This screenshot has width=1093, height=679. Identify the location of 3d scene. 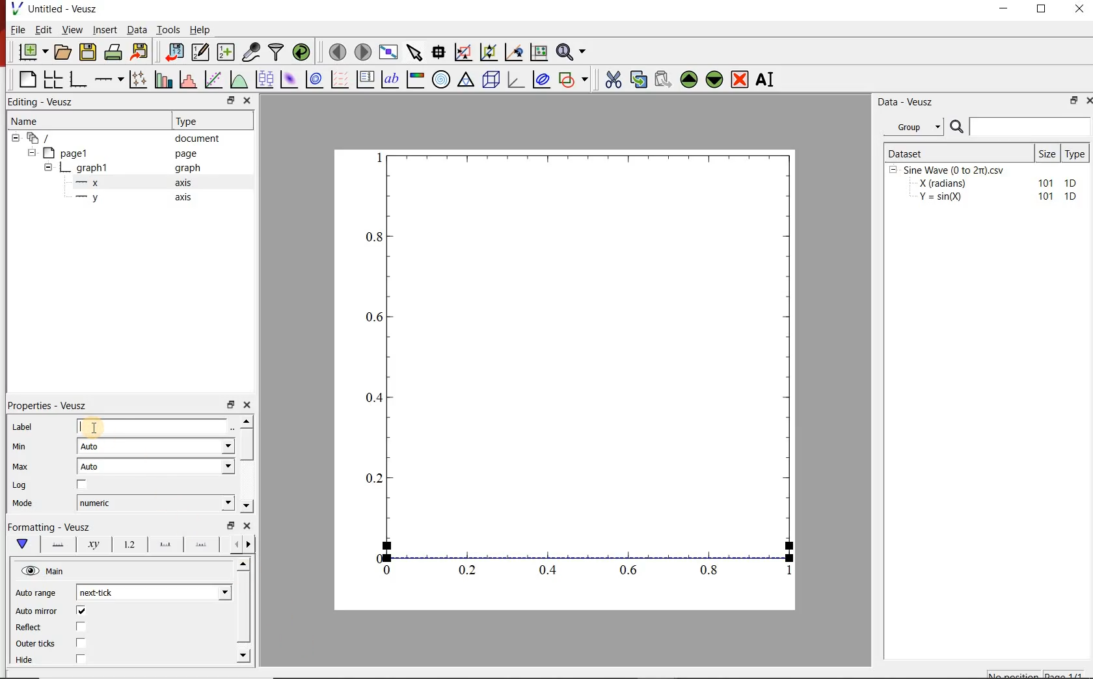
(491, 79).